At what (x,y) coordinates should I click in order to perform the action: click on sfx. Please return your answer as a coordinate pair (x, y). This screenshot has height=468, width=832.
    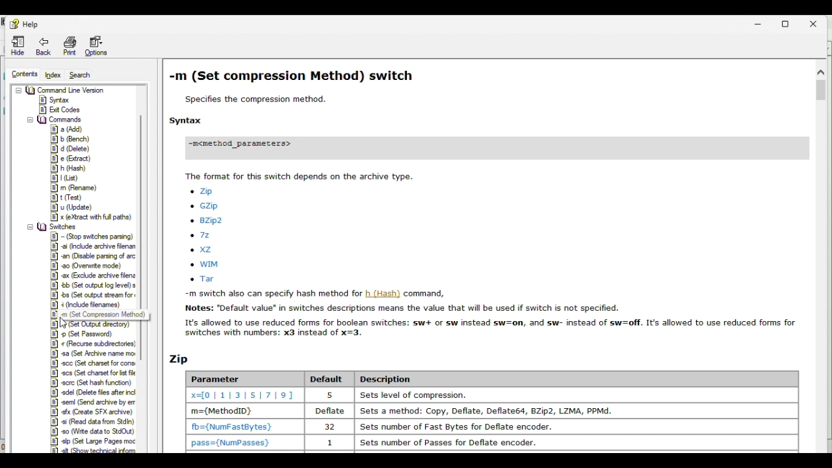
    Looking at the image, I should click on (91, 412).